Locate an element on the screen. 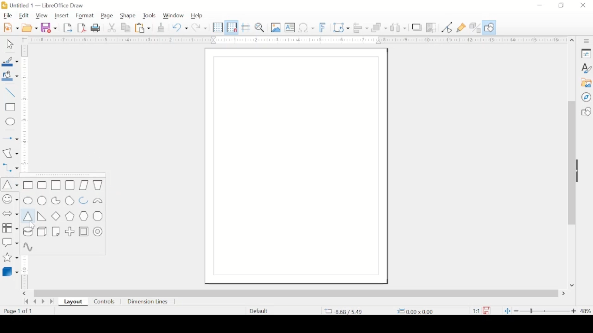 This screenshot has width=593, height=333. redo is located at coordinates (200, 27).